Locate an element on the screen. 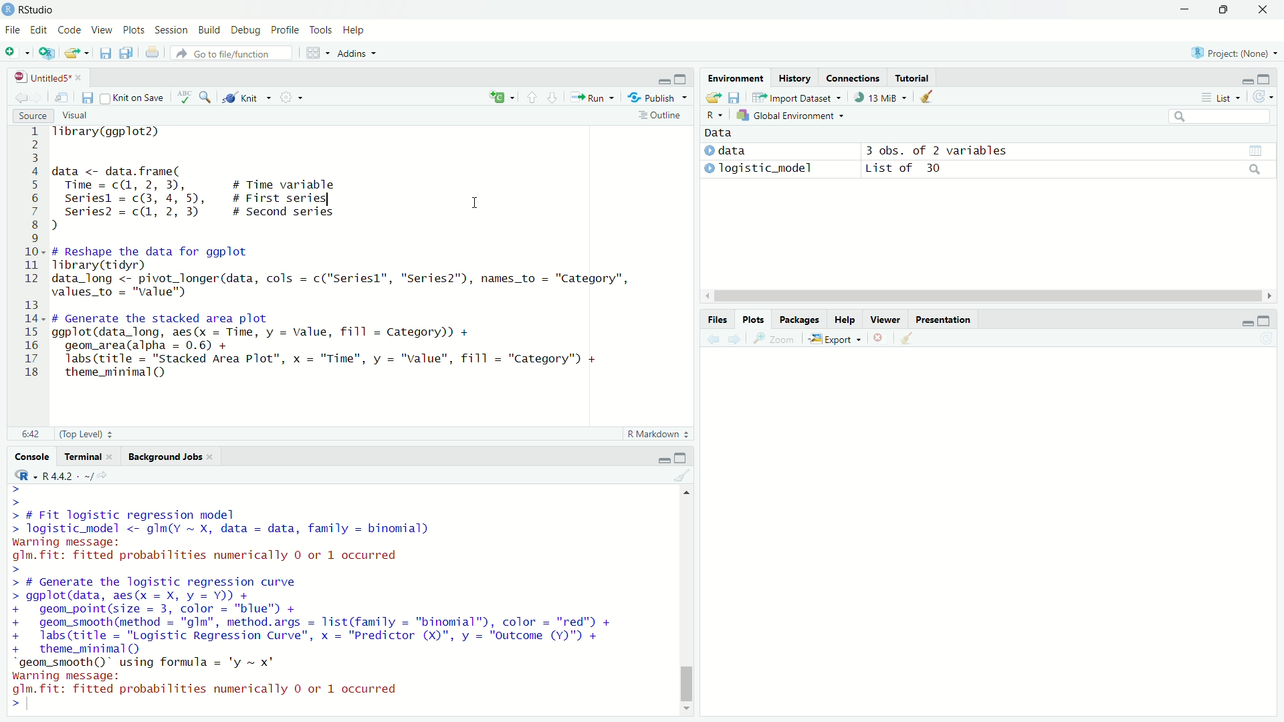  clear is located at coordinates (928, 97).